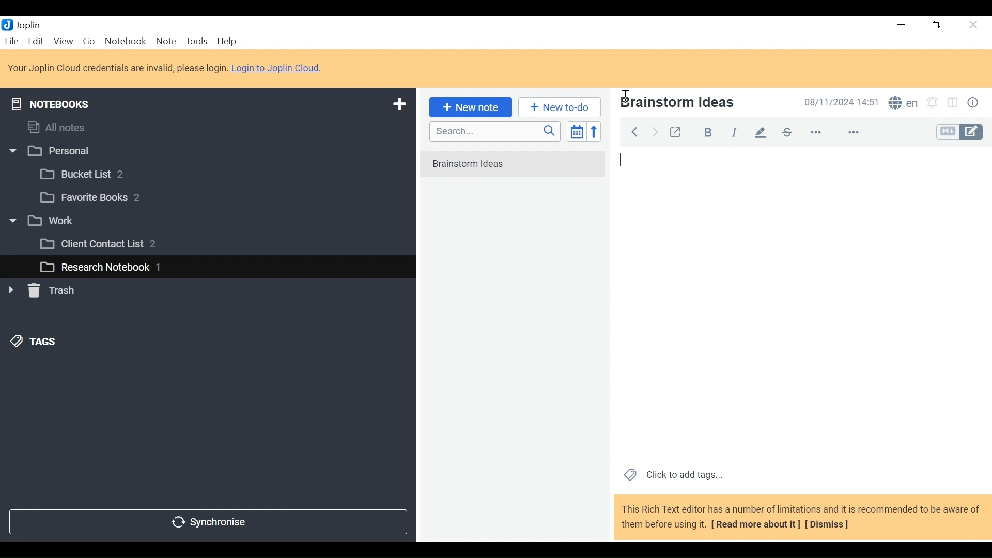 The image size is (992, 558). What do you see at coordinates (560, 107) in the screenshot?
I see `Add New to Do` at bounding box center [560, 107].